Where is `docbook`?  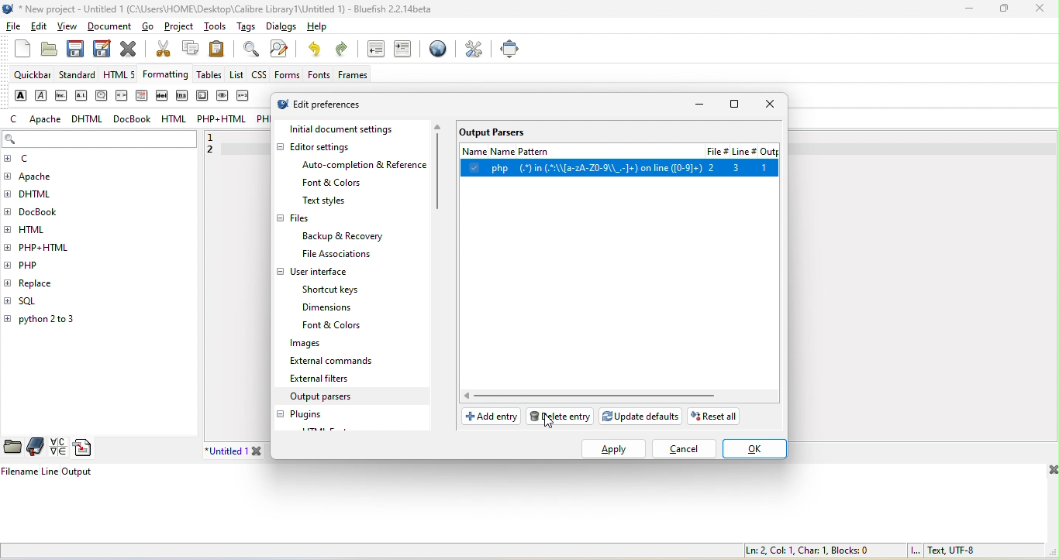 docbook is located at coordinates (135, 119).